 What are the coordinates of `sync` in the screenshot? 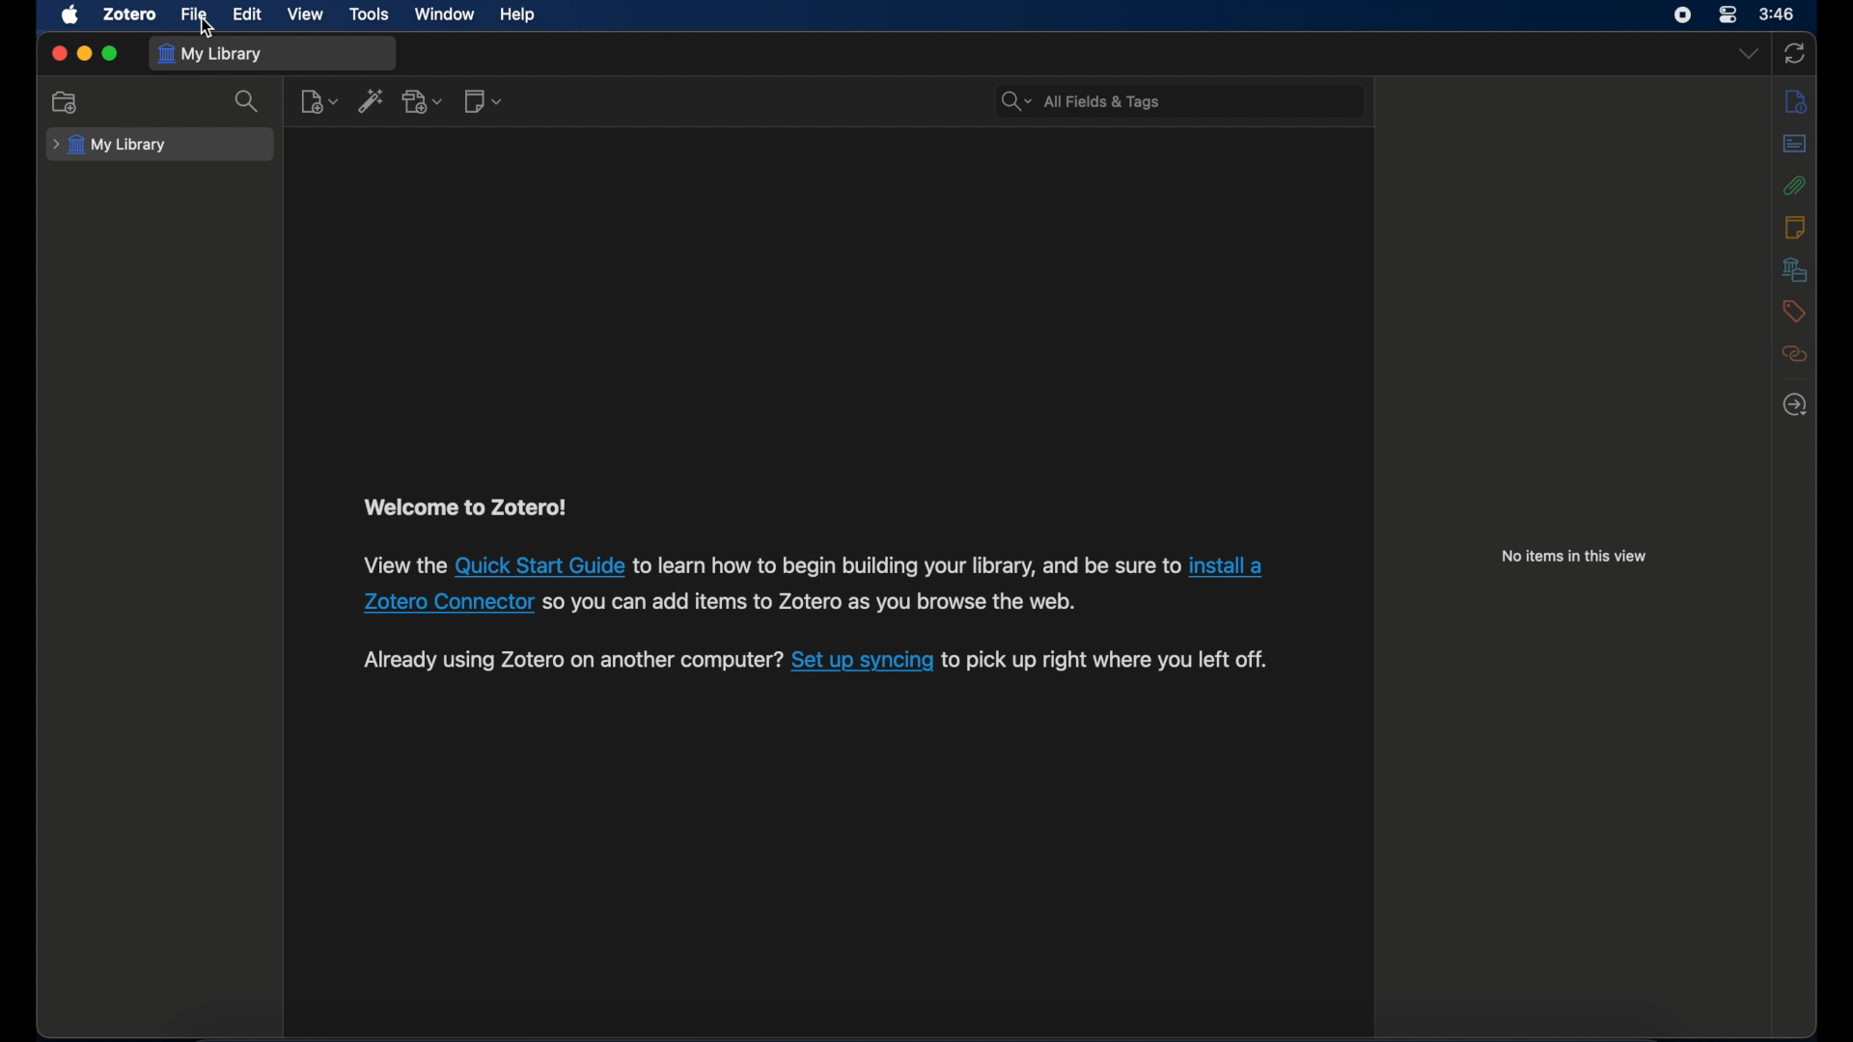 It's located at (1793, 55).